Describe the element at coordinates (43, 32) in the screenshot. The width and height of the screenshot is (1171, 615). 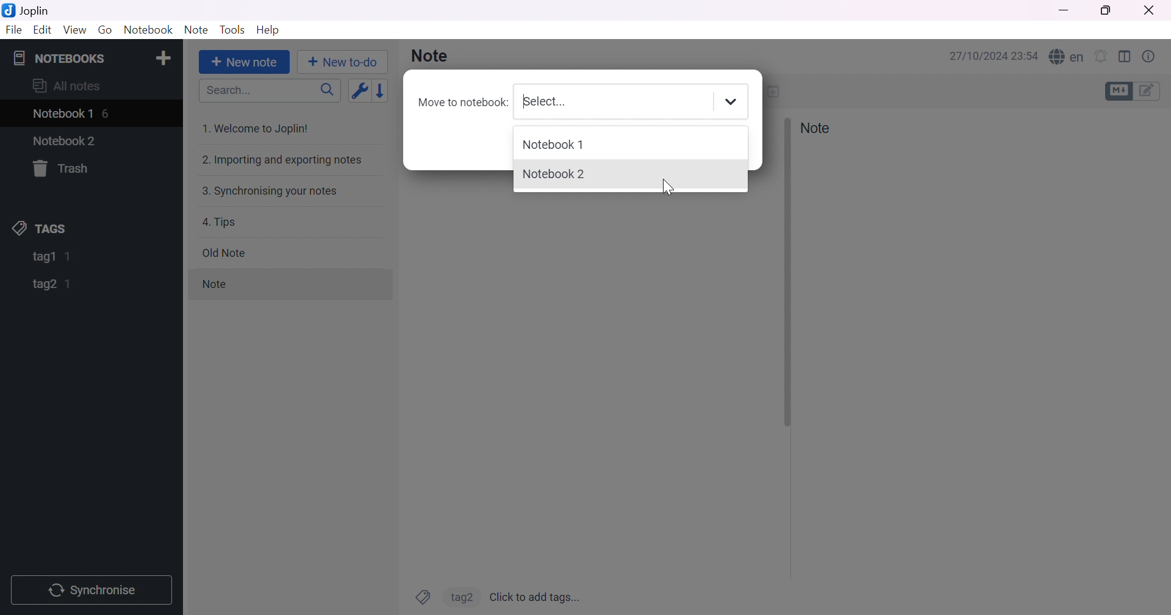
I see `Edit` at that location.